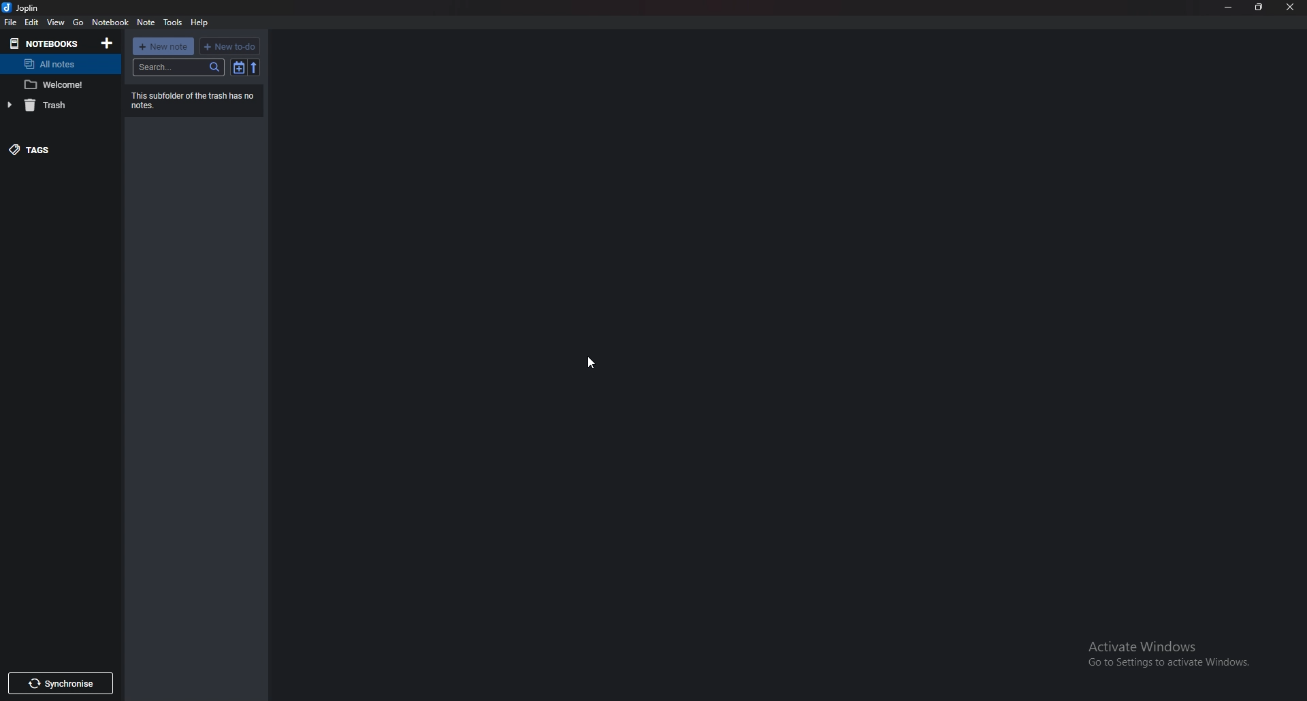  What do you see at coordinates (22, 7) in the screenshot?
I see `joplin` at bounding box center [22, 7].